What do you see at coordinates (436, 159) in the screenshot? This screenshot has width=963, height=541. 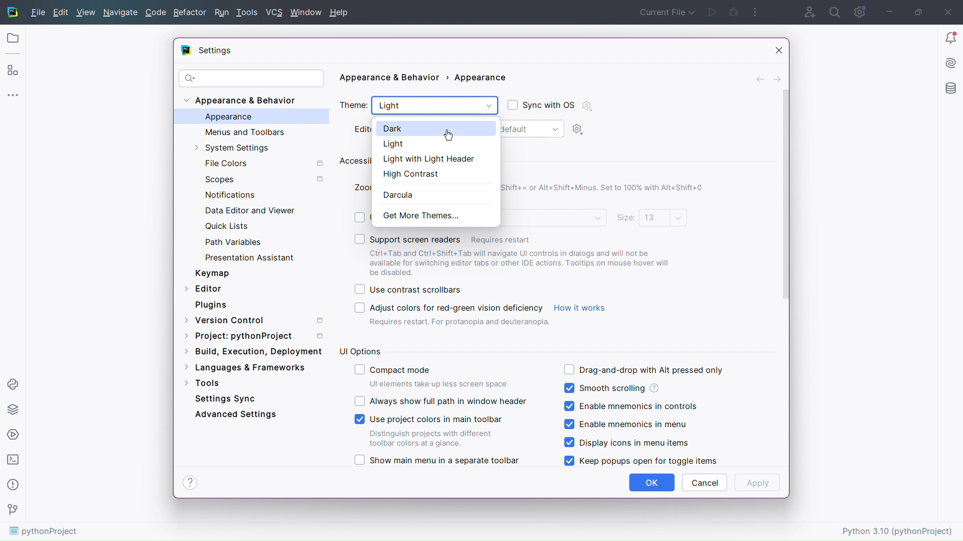 I see `Light with Light Header` at bounding box center [436, 159].